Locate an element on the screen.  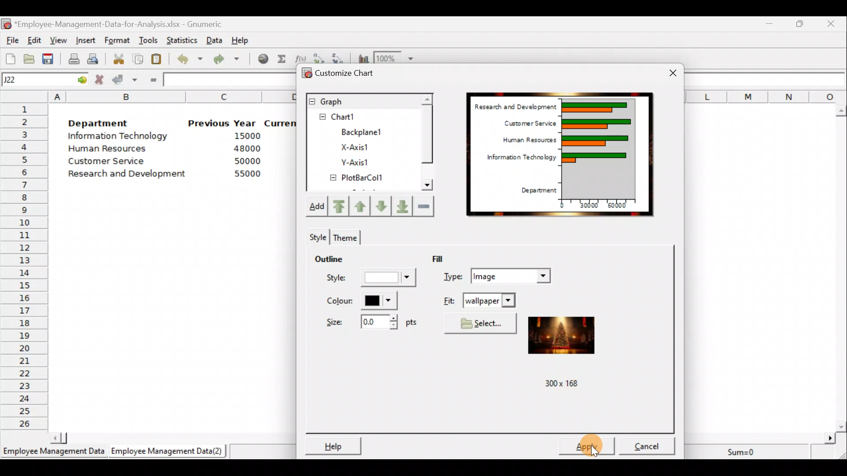
Cell name J22 is located at coordinates (34, 80).